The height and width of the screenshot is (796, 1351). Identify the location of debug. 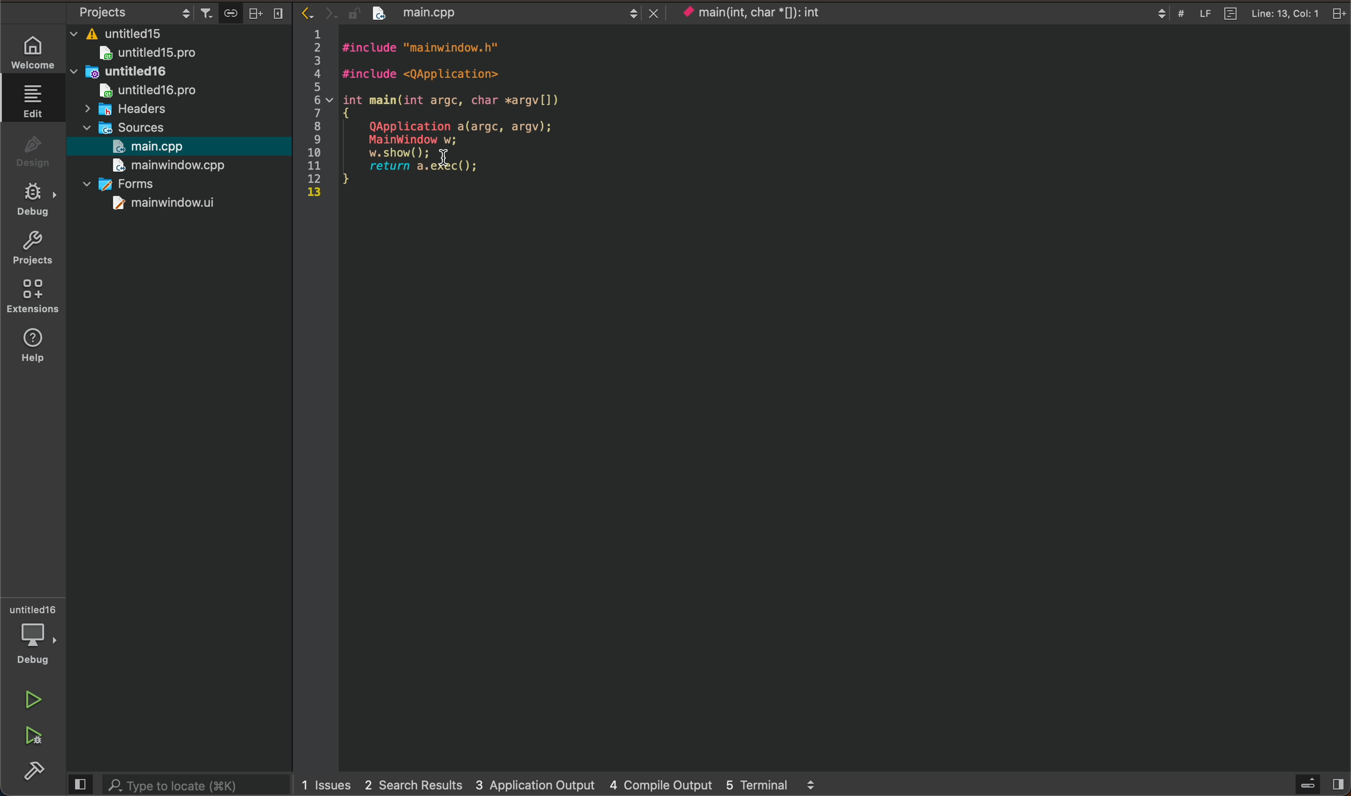
(33, 201).